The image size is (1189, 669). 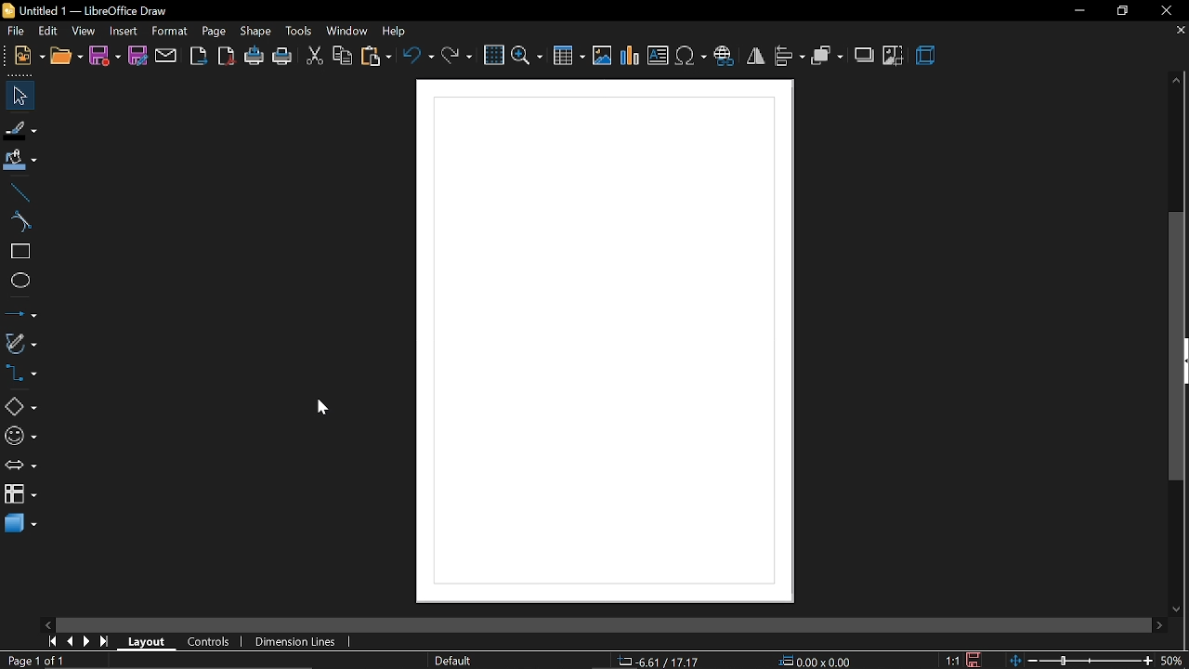 What do you see at coordinates (209, 640) in the screenshot?
I see `controls` at bounding box center [209, 640].